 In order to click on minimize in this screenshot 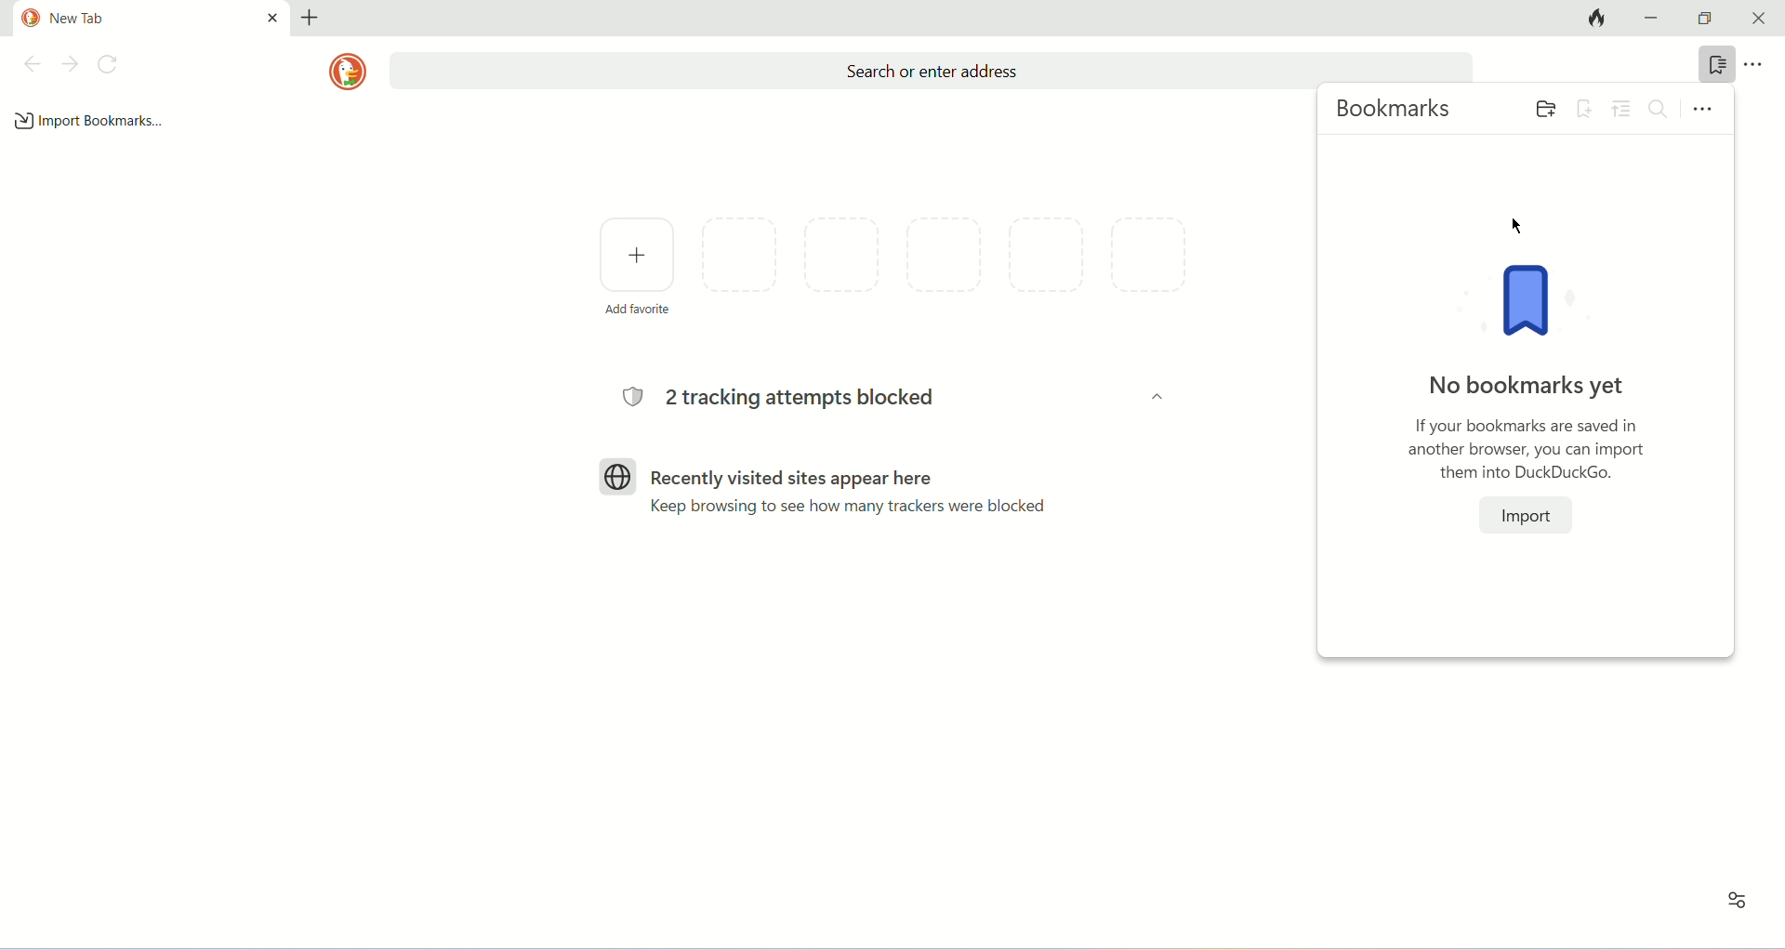, I will do `click(1653, 19)`.